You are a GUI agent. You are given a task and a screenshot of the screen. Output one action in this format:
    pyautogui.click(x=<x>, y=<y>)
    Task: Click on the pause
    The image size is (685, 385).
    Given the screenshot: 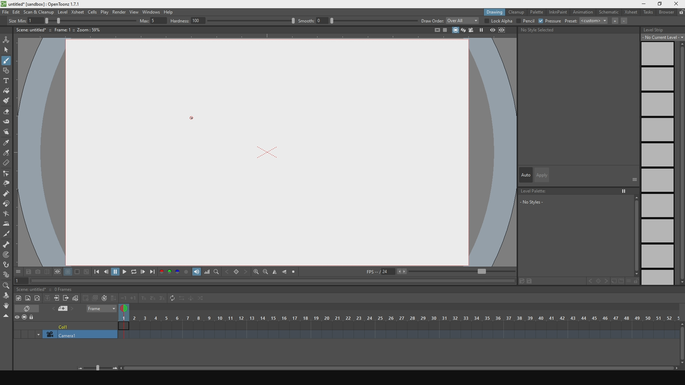 What is the action you would take?
    pyautogui.click(x=482, y=31)
    